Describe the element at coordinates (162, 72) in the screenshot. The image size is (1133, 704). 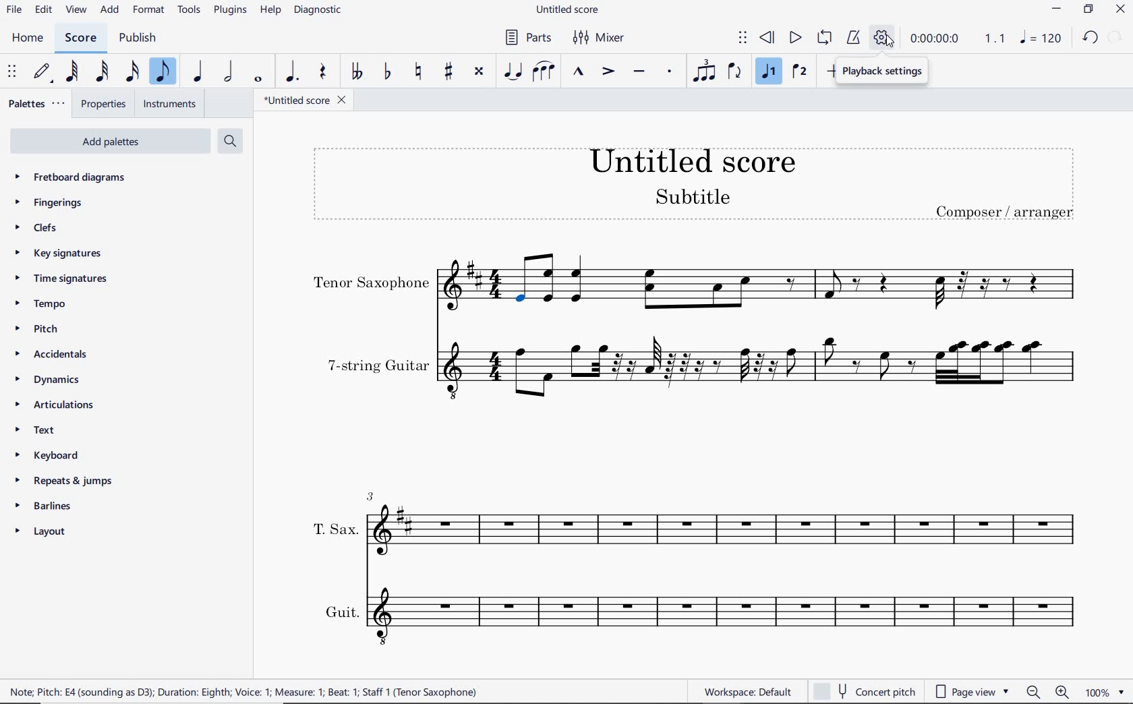
I see `EIGHTH NOTE` at that location.